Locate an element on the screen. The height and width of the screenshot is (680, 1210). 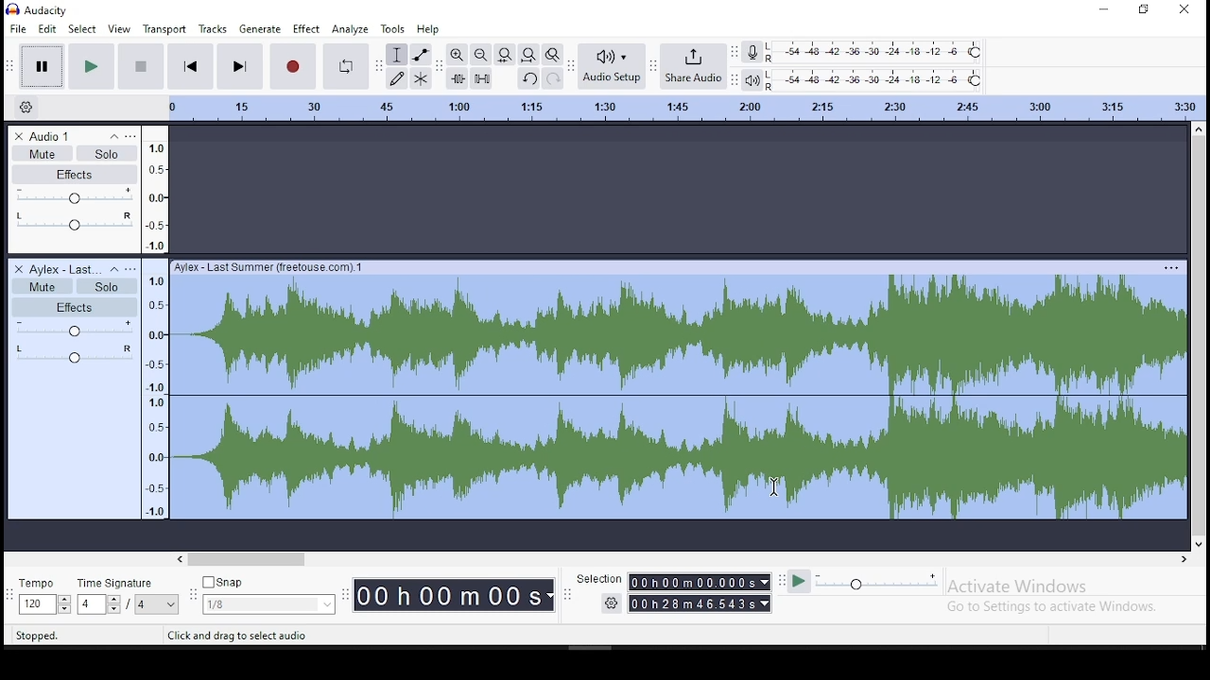
scroll bar is located at coordinates (692, 556).